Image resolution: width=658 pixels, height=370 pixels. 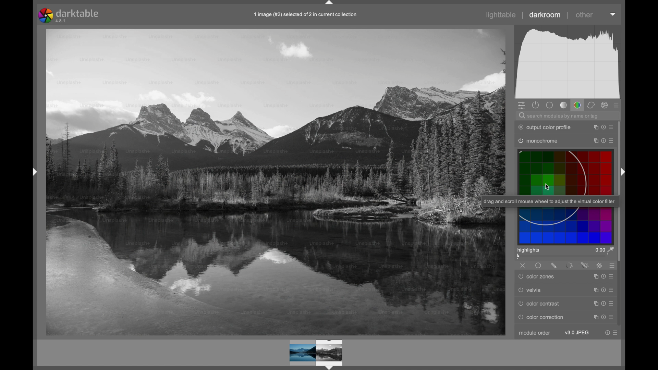 I want to click on tone, so click(x=563, y=105).